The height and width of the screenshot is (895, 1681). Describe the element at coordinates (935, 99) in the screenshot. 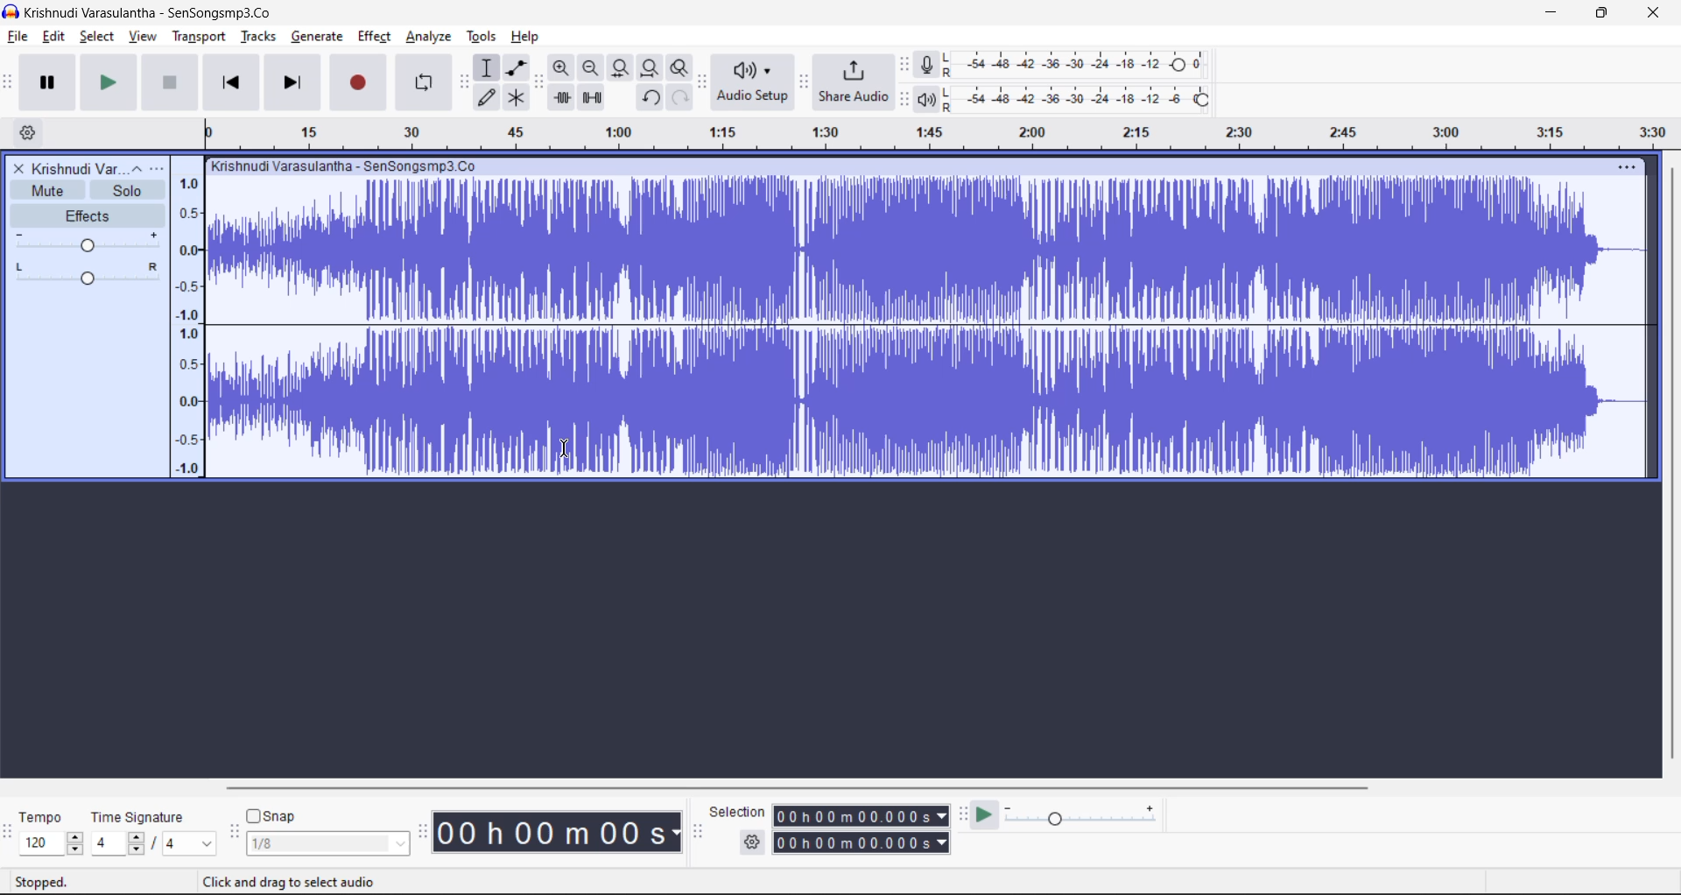

I see `playback meter` at that location.